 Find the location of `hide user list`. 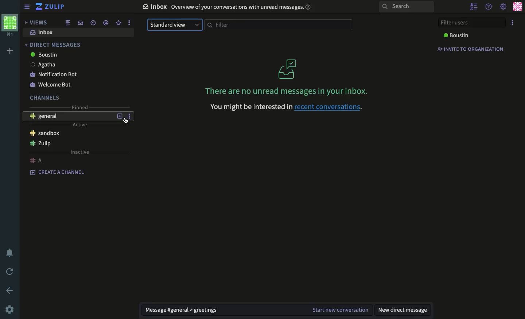

hide user list is located at coordinates (474, 6).